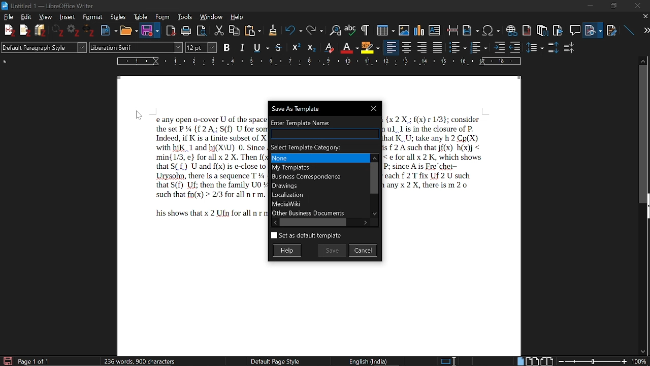  Describe the element at coordinates (311, 47) in the screenshot. I see `` at that location.